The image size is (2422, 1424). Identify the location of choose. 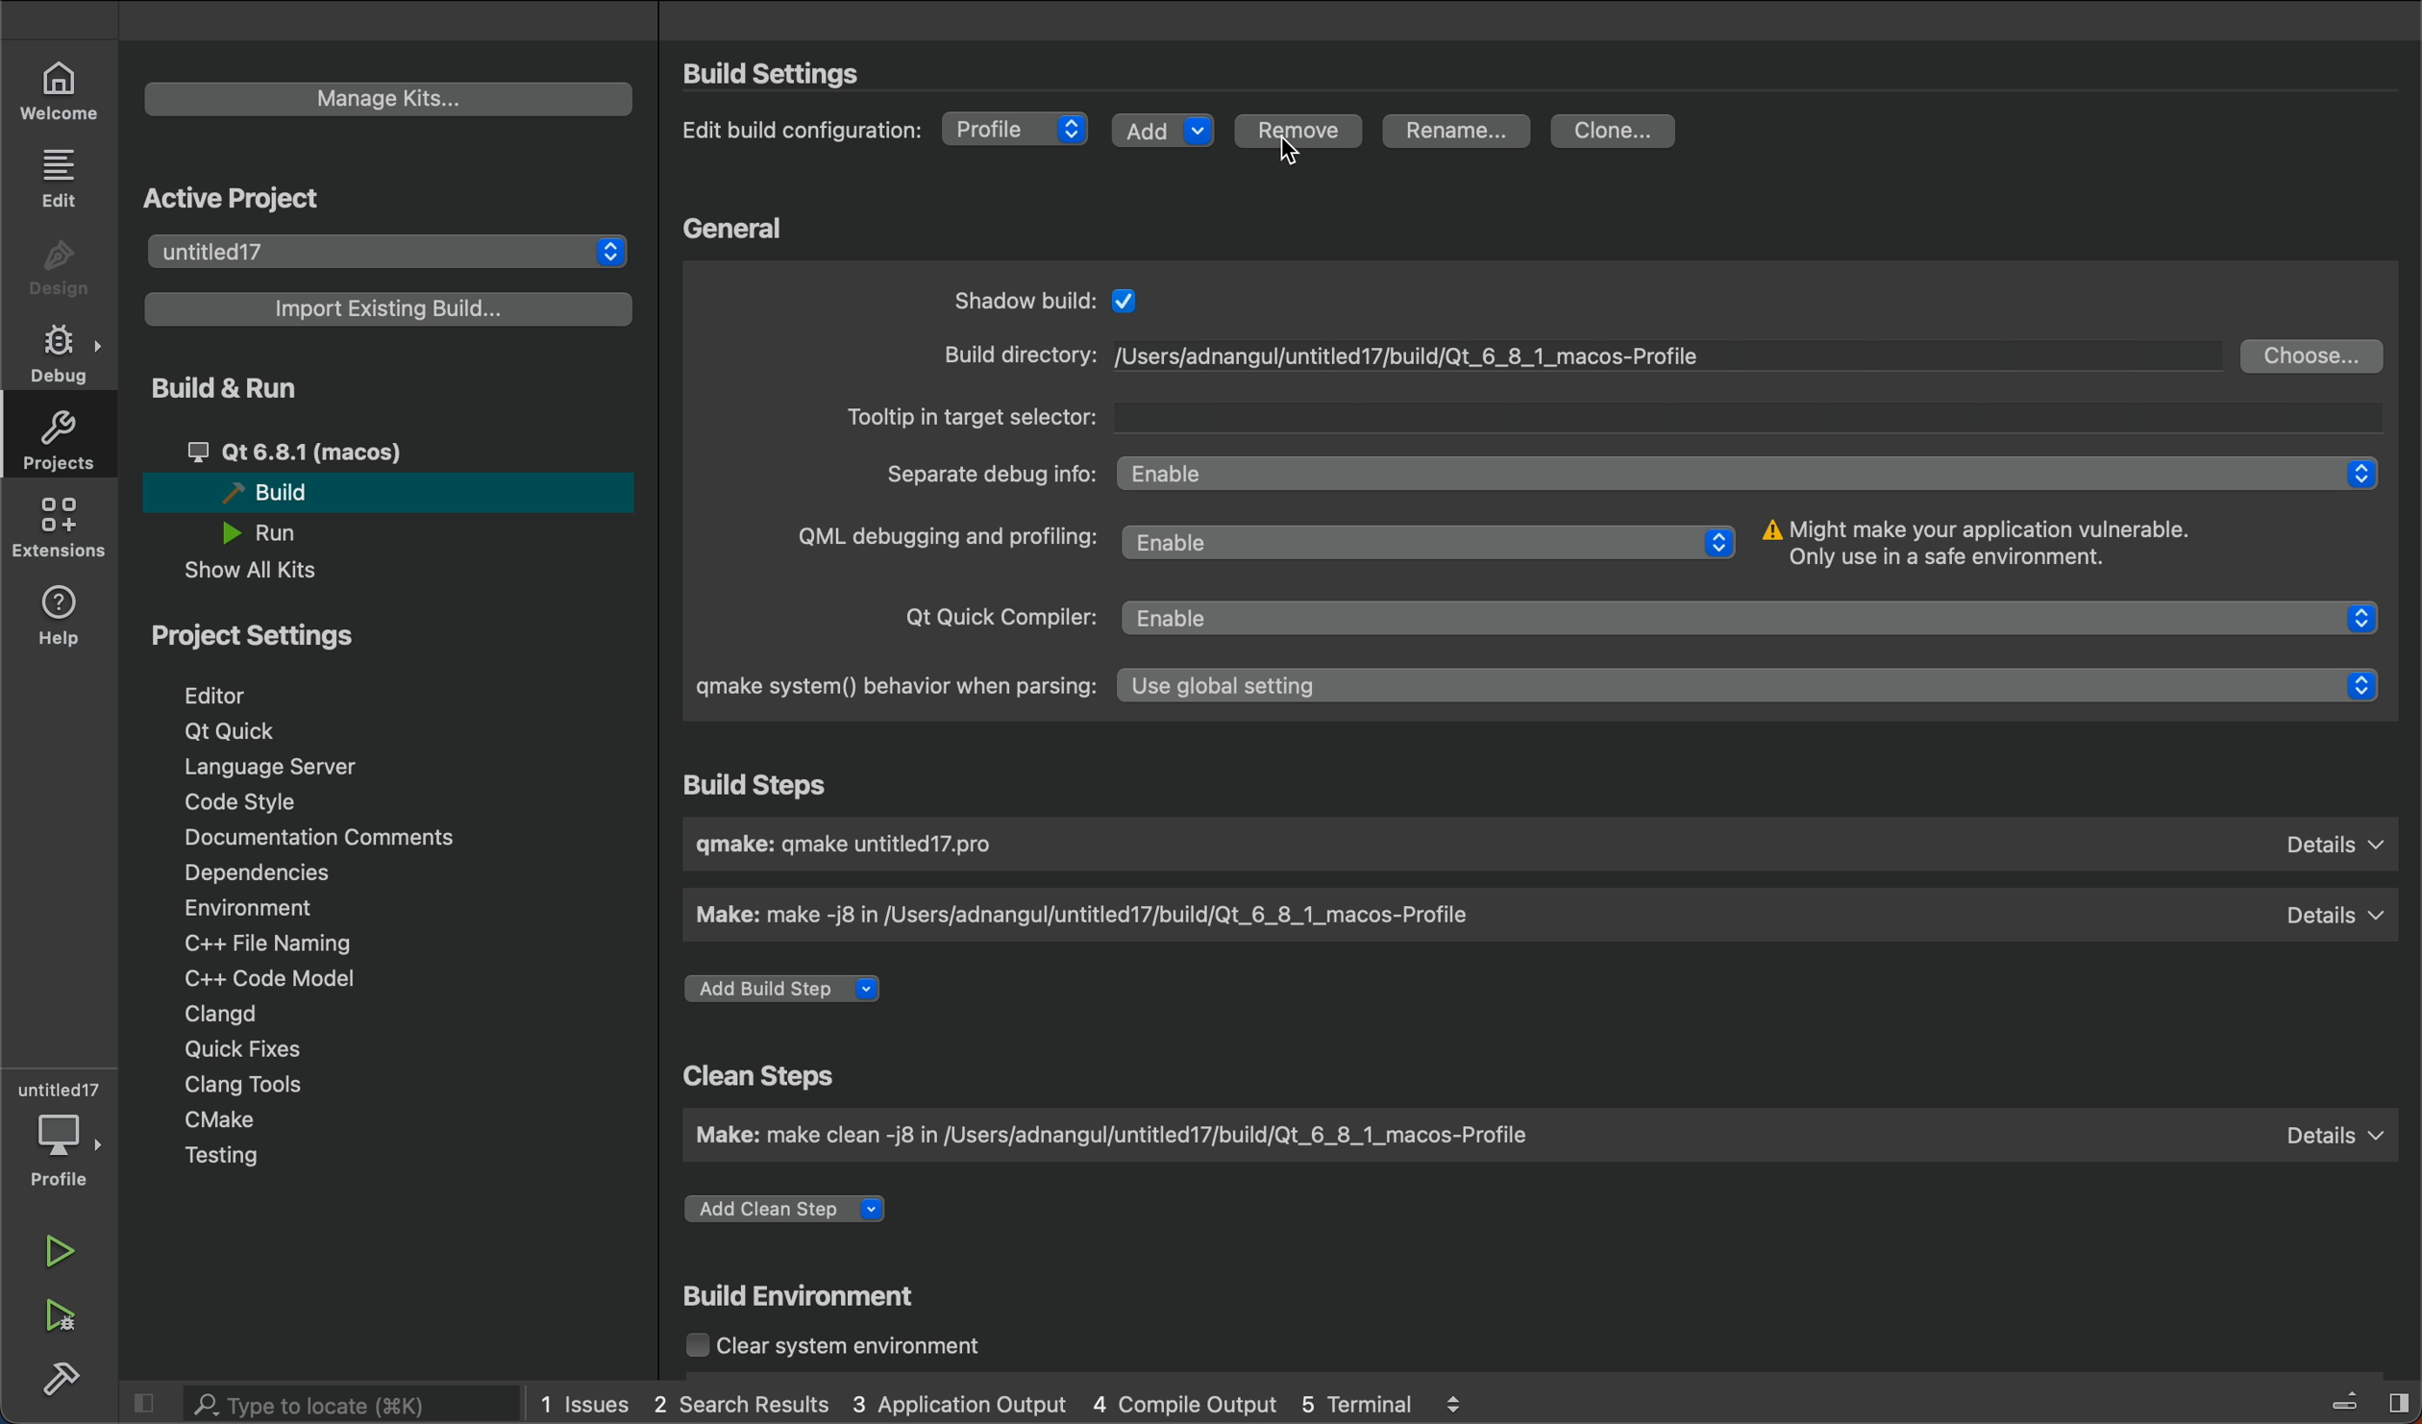
(2320, 355).